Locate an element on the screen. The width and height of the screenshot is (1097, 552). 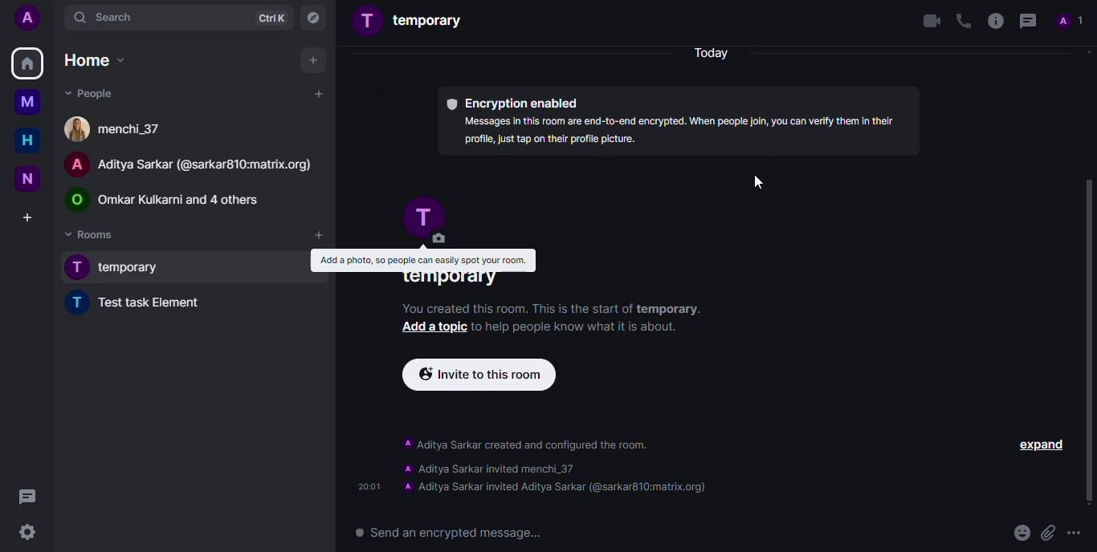
expand is located at coordinates (1043, 442).